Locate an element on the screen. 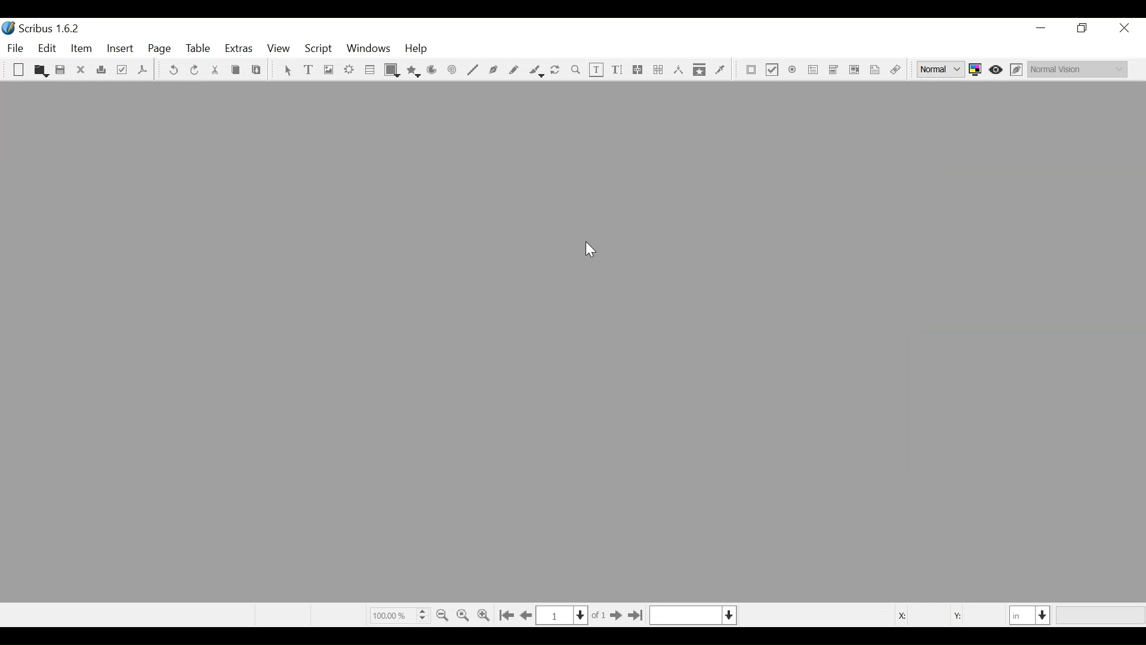 The image size is (1146, 645). Cursor is located at coordinates (587, 250).